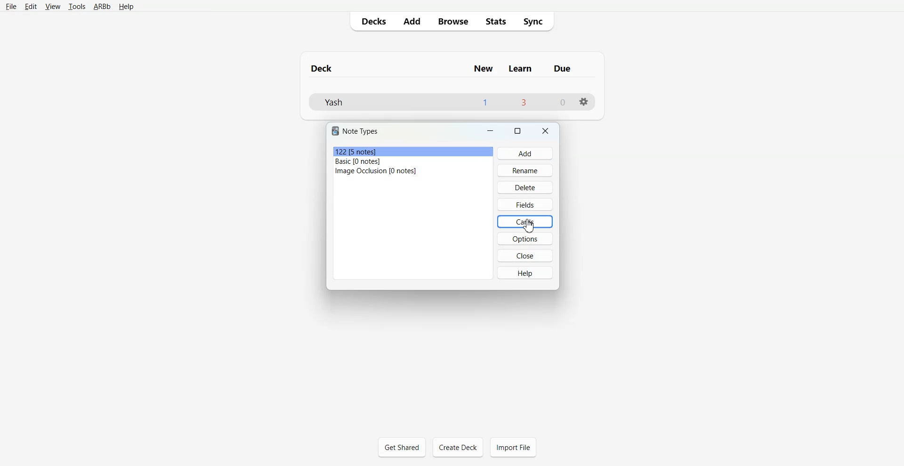 The height and width of the screenshot is (466, 904). What do you see at coordinates (452, 21) in the screenshot?
I see `Browser` at bounding box center [452, 21].